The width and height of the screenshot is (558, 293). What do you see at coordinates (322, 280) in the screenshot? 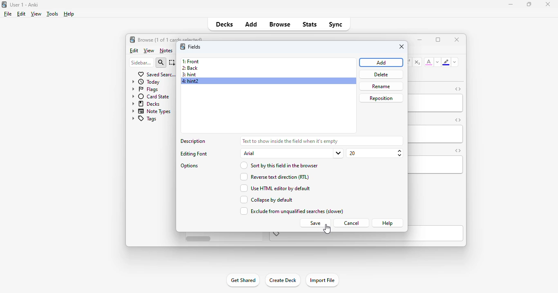
I see `import file` at bounding box center [322, 280].